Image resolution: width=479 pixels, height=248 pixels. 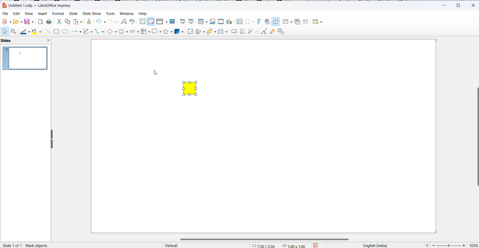 I want to click on basic shapes, so click(x=112, y=32).